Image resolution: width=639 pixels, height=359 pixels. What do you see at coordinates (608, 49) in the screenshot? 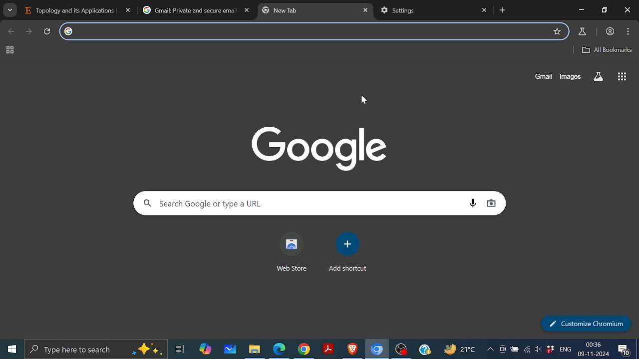
I see `All bookmarks` at bounding box center [608, 49].